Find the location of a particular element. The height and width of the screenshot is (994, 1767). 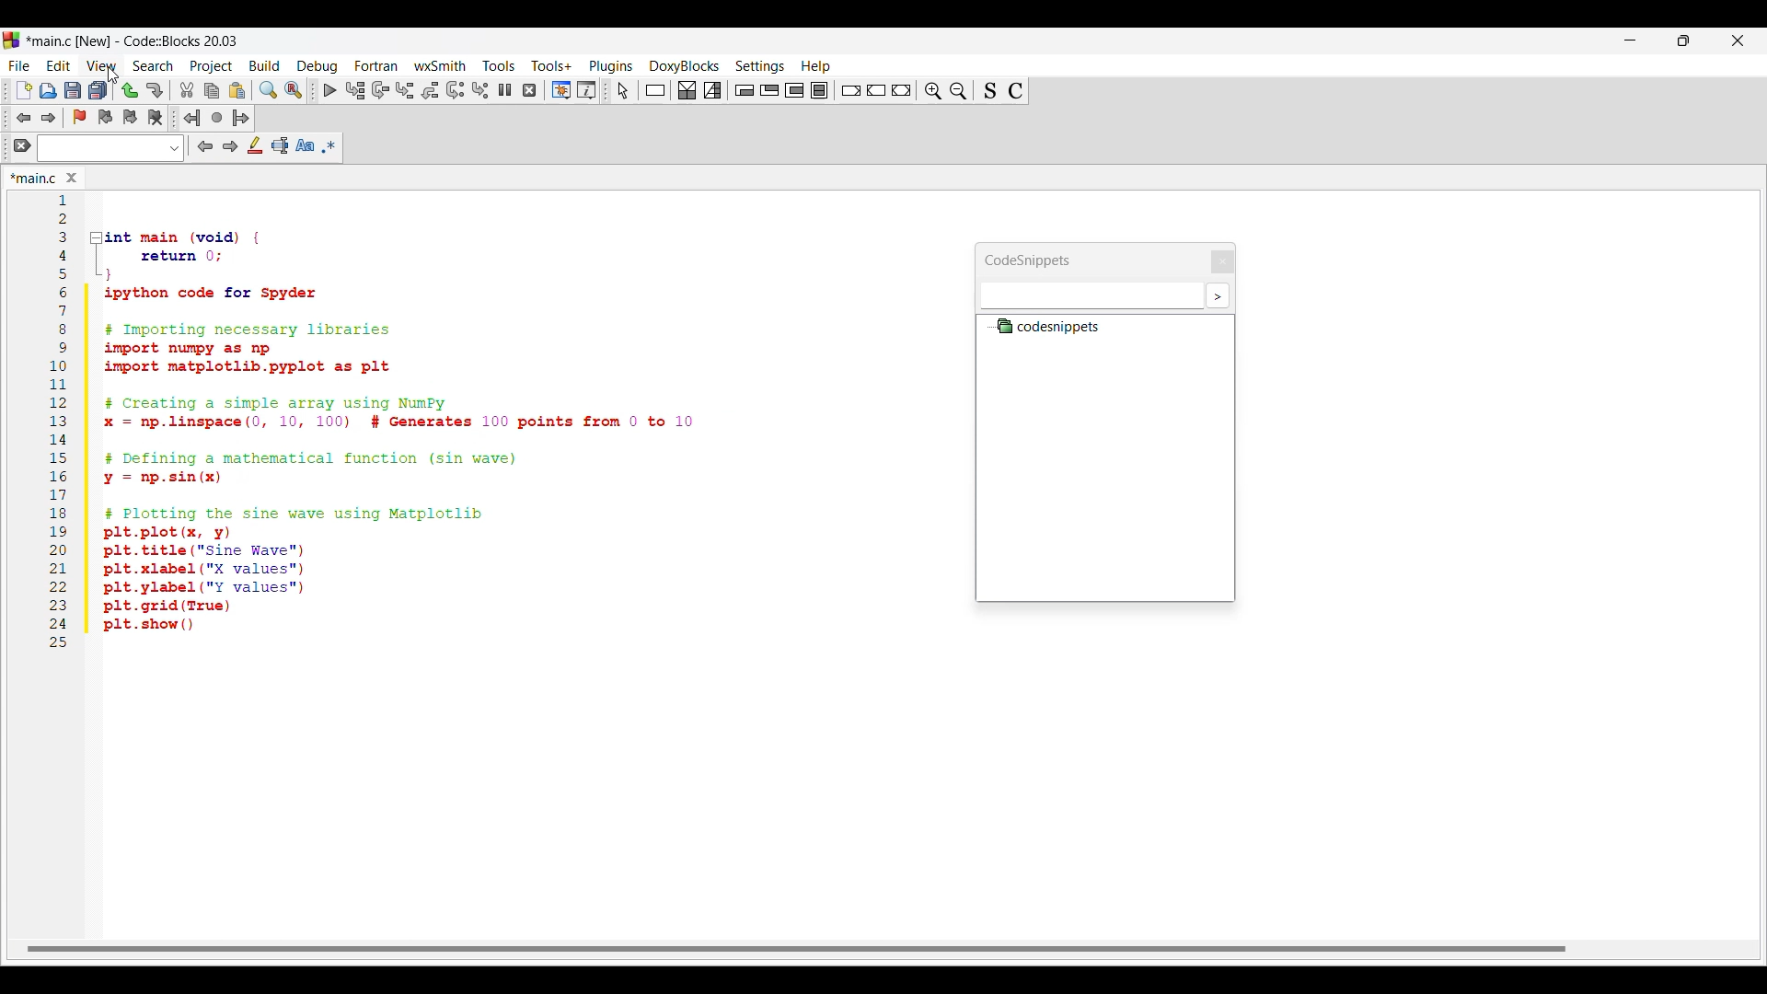

Find is located at coordinates (269, 90).